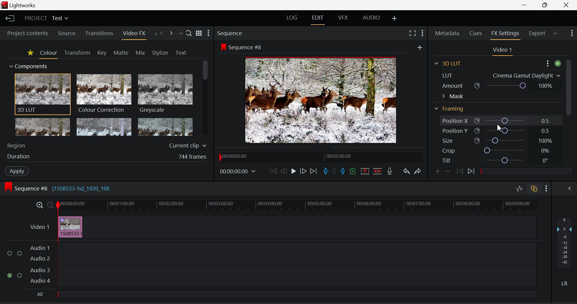 Image resolution: width=577 pixels, height=304 pixels. Describe the element at coordinates (204, 99) in the screenshot. I see `Scroll Bar` at that location.